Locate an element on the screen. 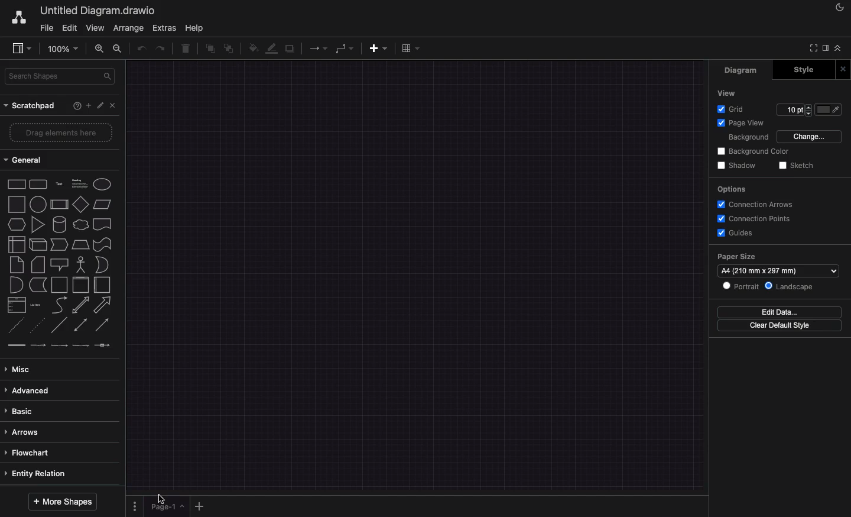 The height and width of the screenshot is (517, 851). step is located at coordinates (60, 244).